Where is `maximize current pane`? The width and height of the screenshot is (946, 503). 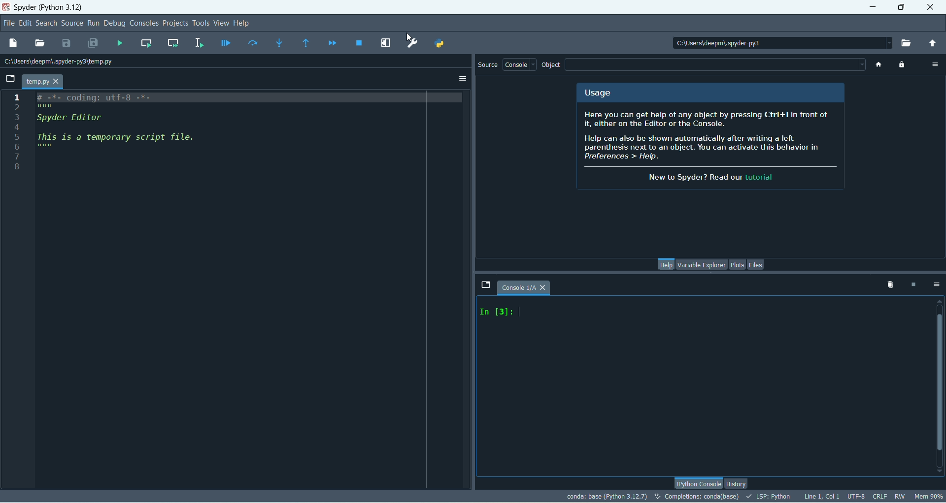
maximize current pane is located at coordinates (386, 43).